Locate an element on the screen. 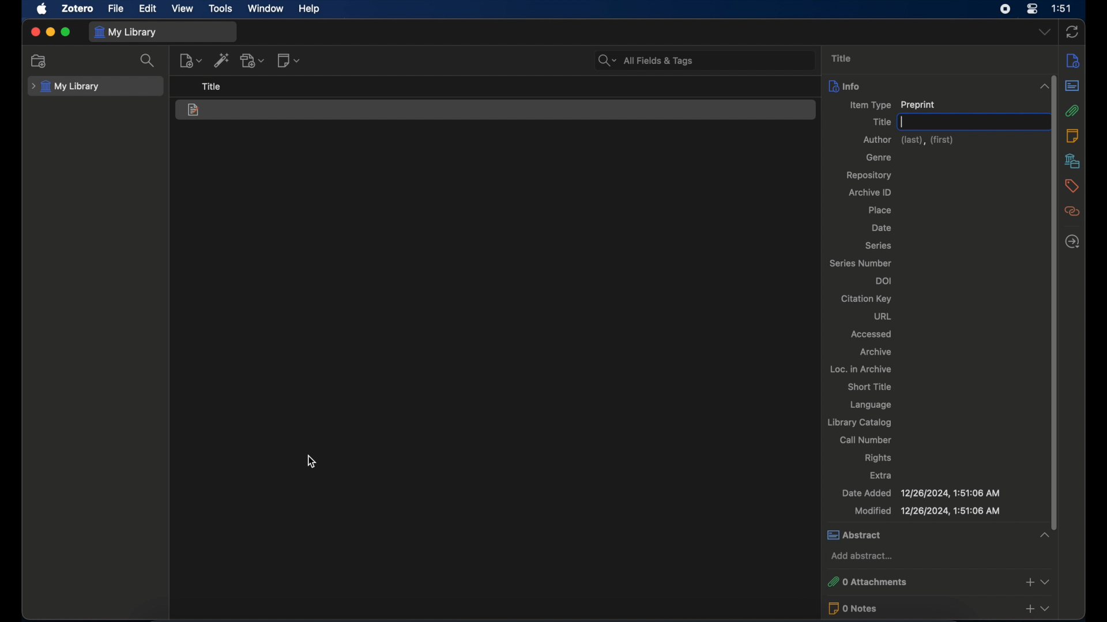 The image size is (1107, 622). zotero is located at coordinates (77, 9).